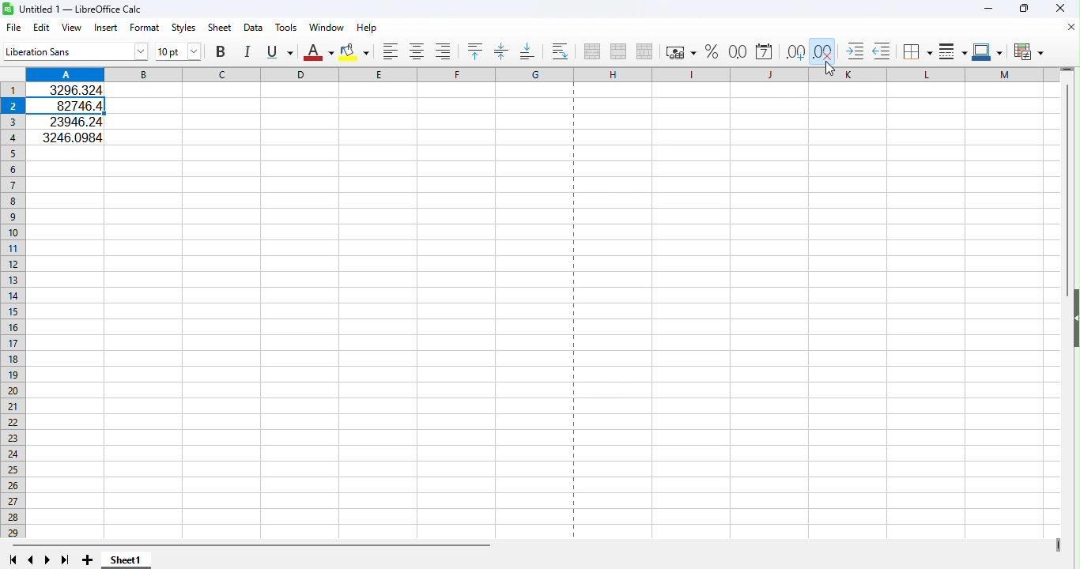 The image size is (1080, 569). Describe the element at coordinates (14, 310) in the screenshot. I see `Rows` at that location.